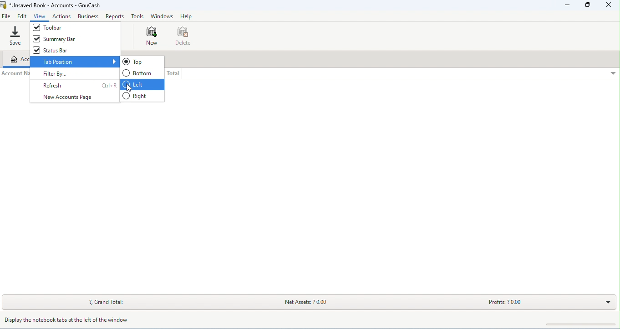 This screenshot has width=620, height=329. I want to click on windows, so click(163, 16).